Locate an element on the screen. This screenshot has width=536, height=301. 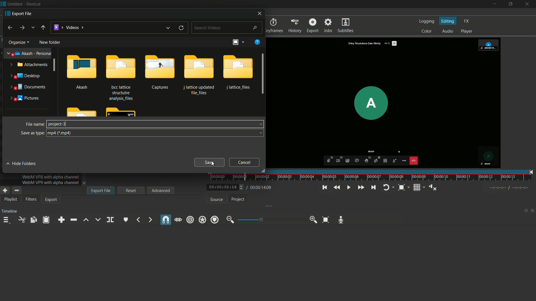
search videos is located at coordinates (228, 28).